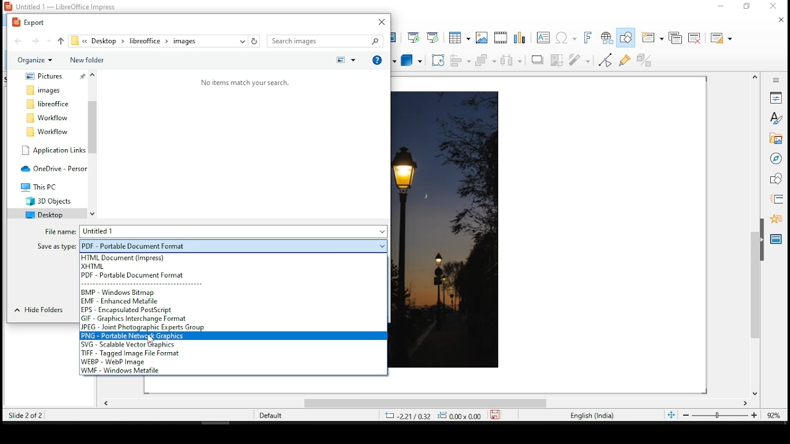 This screenshot has height=444, width=790. I want to click on xhtml, so click(106, 266).